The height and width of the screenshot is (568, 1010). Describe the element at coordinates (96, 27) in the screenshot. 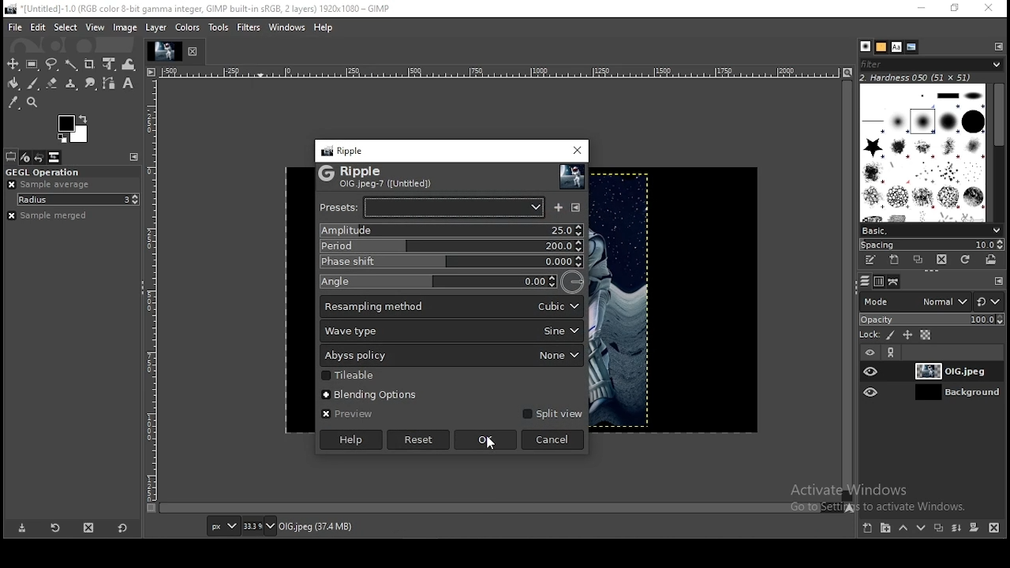

I see `view` at that location.